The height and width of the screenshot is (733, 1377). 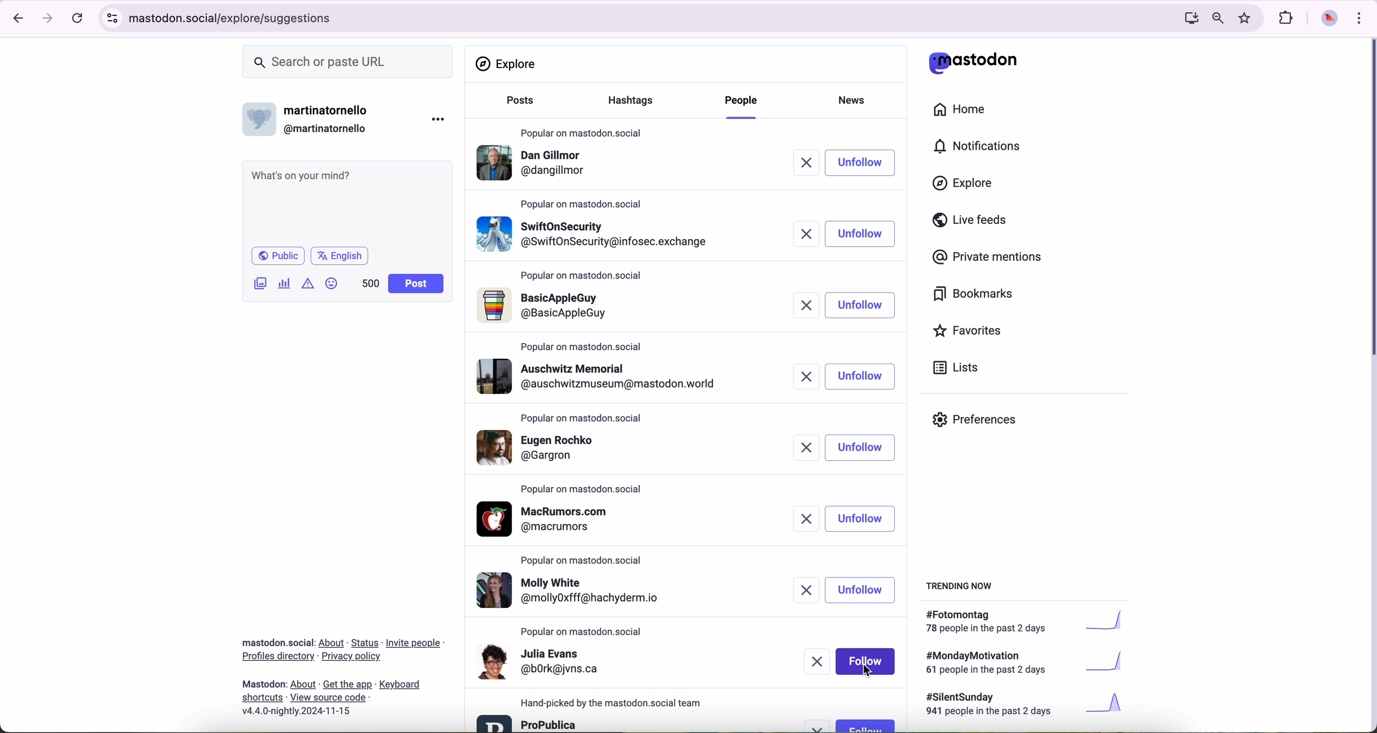 I want to click on unfollow, so click(x=862, y=589).